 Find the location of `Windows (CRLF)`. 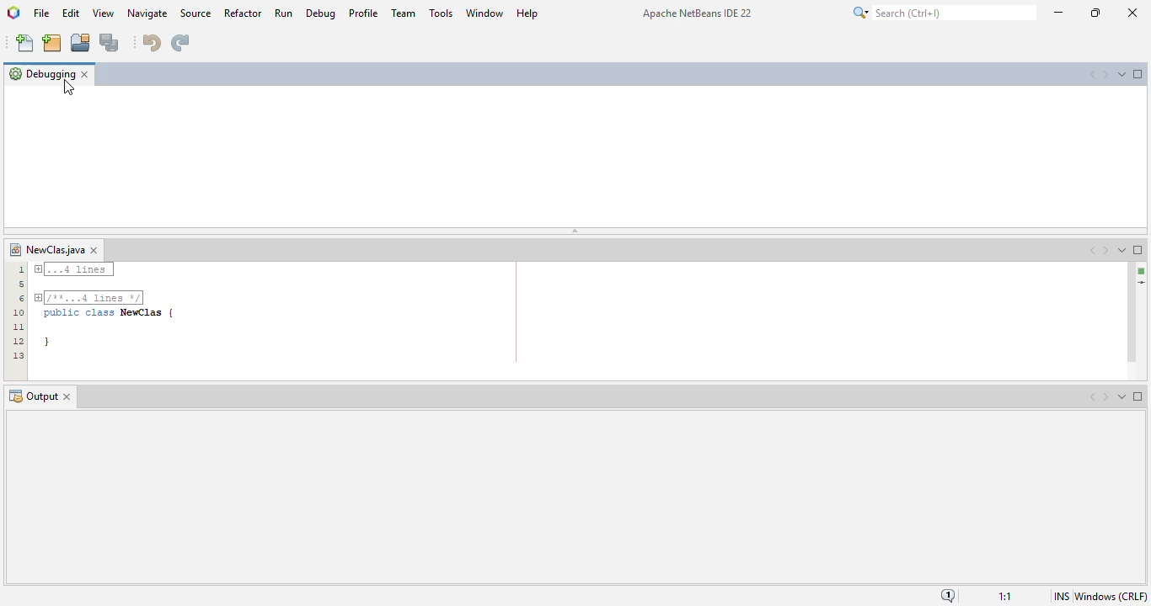

Windows (CRLF) is located at coordinates (1111, 594).